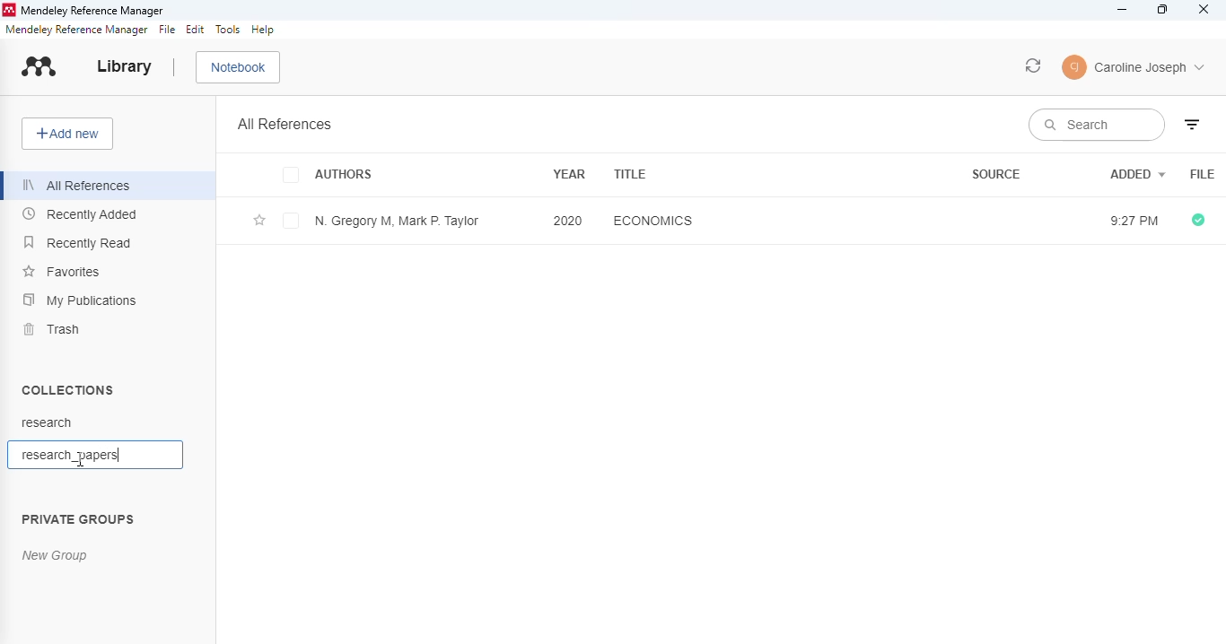 The height and width of the screenshot is (644, 1226). What do you see at coordinates (292, 222) in the screenshot?
I see `select` at bounding box center [292, 222].